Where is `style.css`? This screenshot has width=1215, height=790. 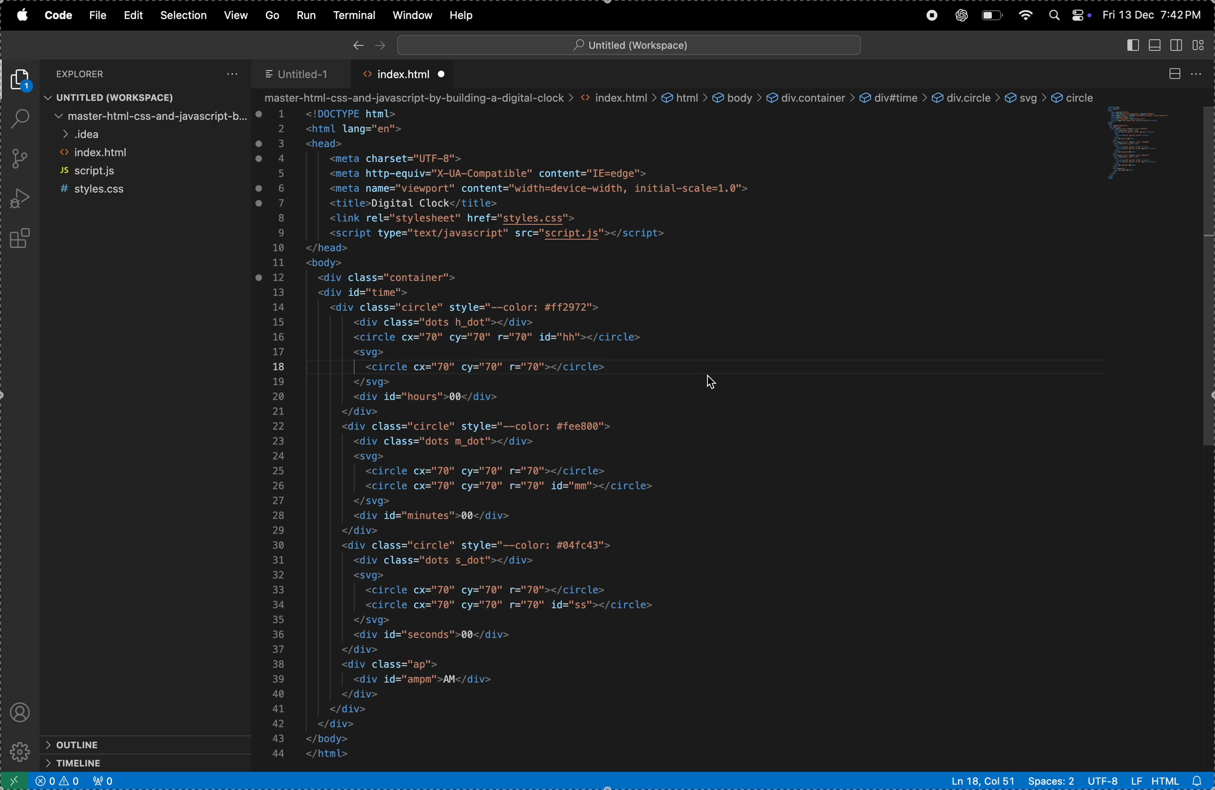
style.css is located at coordinates (144, 189).